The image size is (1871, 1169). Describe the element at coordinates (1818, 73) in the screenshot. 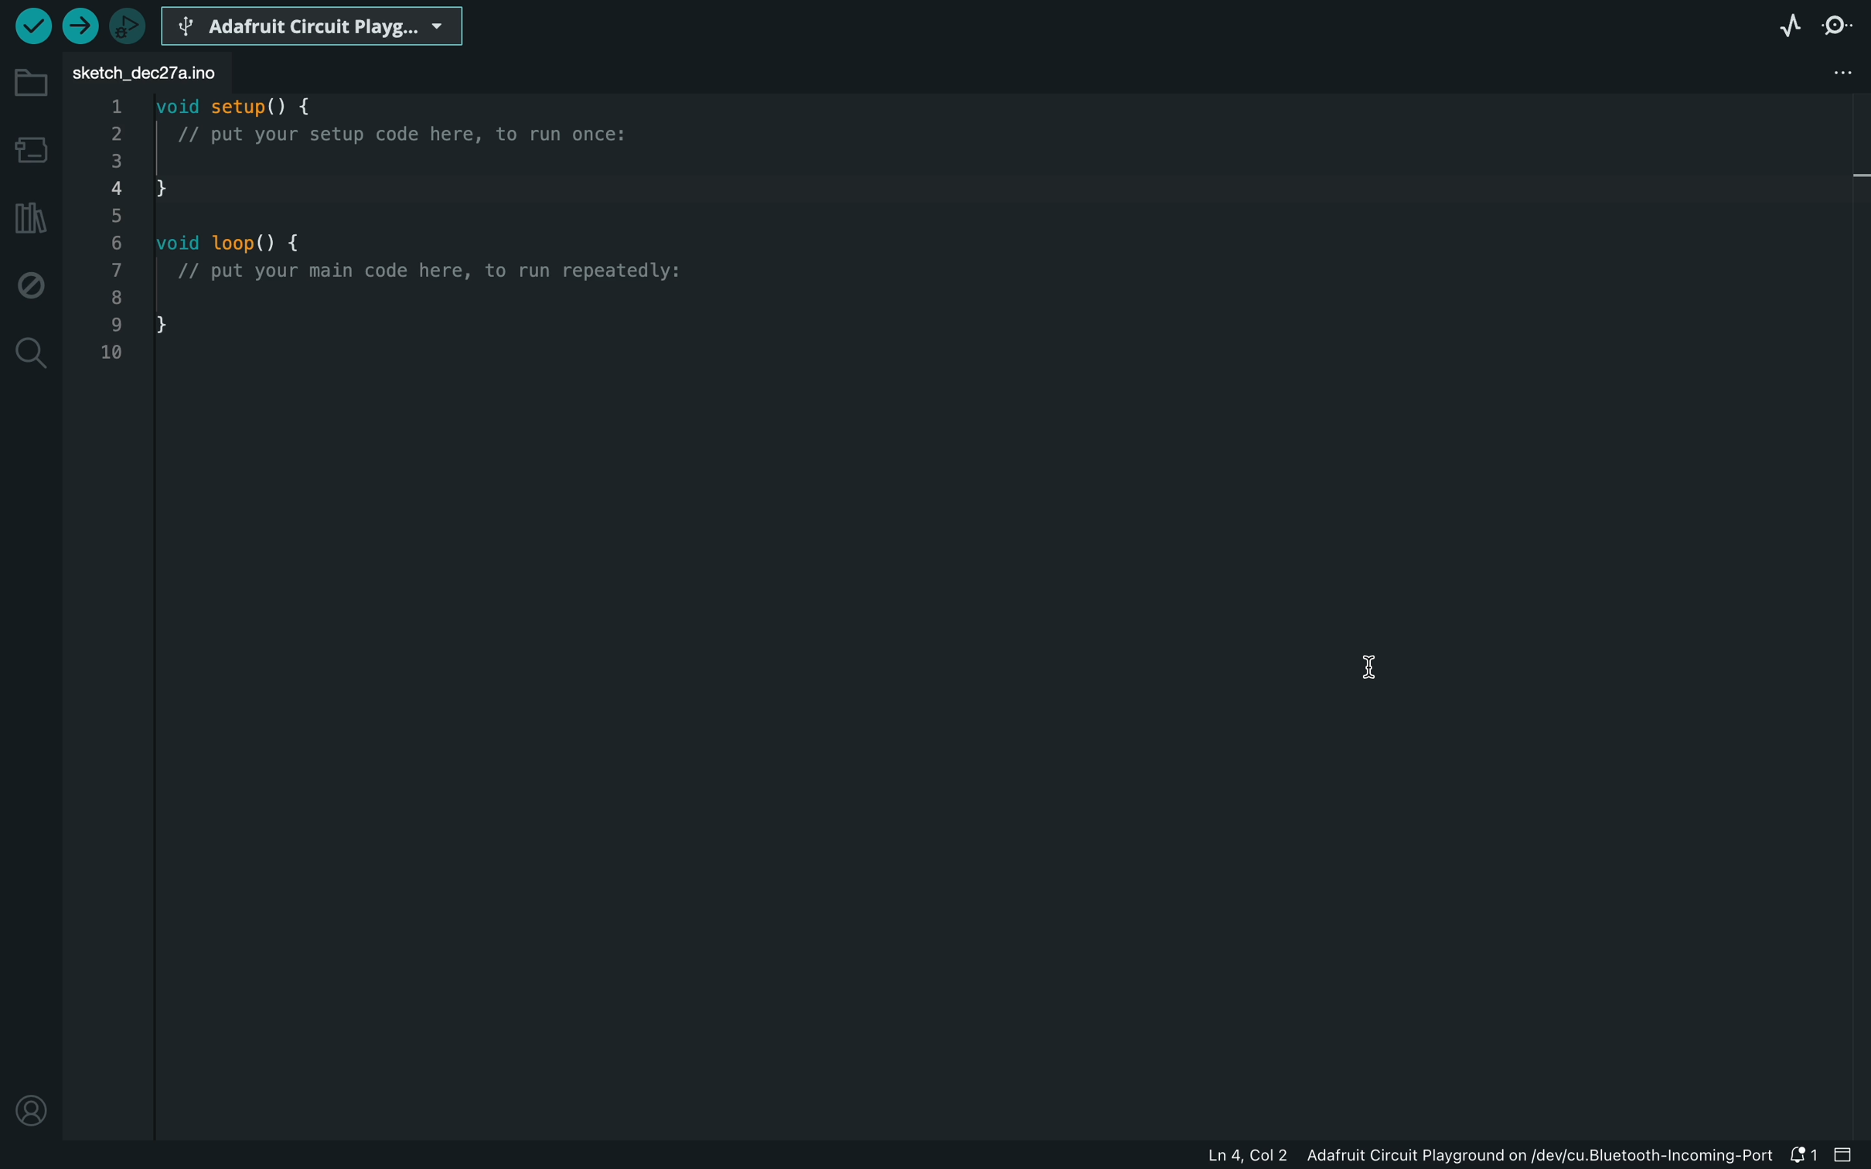

I see `file setting` at that location.